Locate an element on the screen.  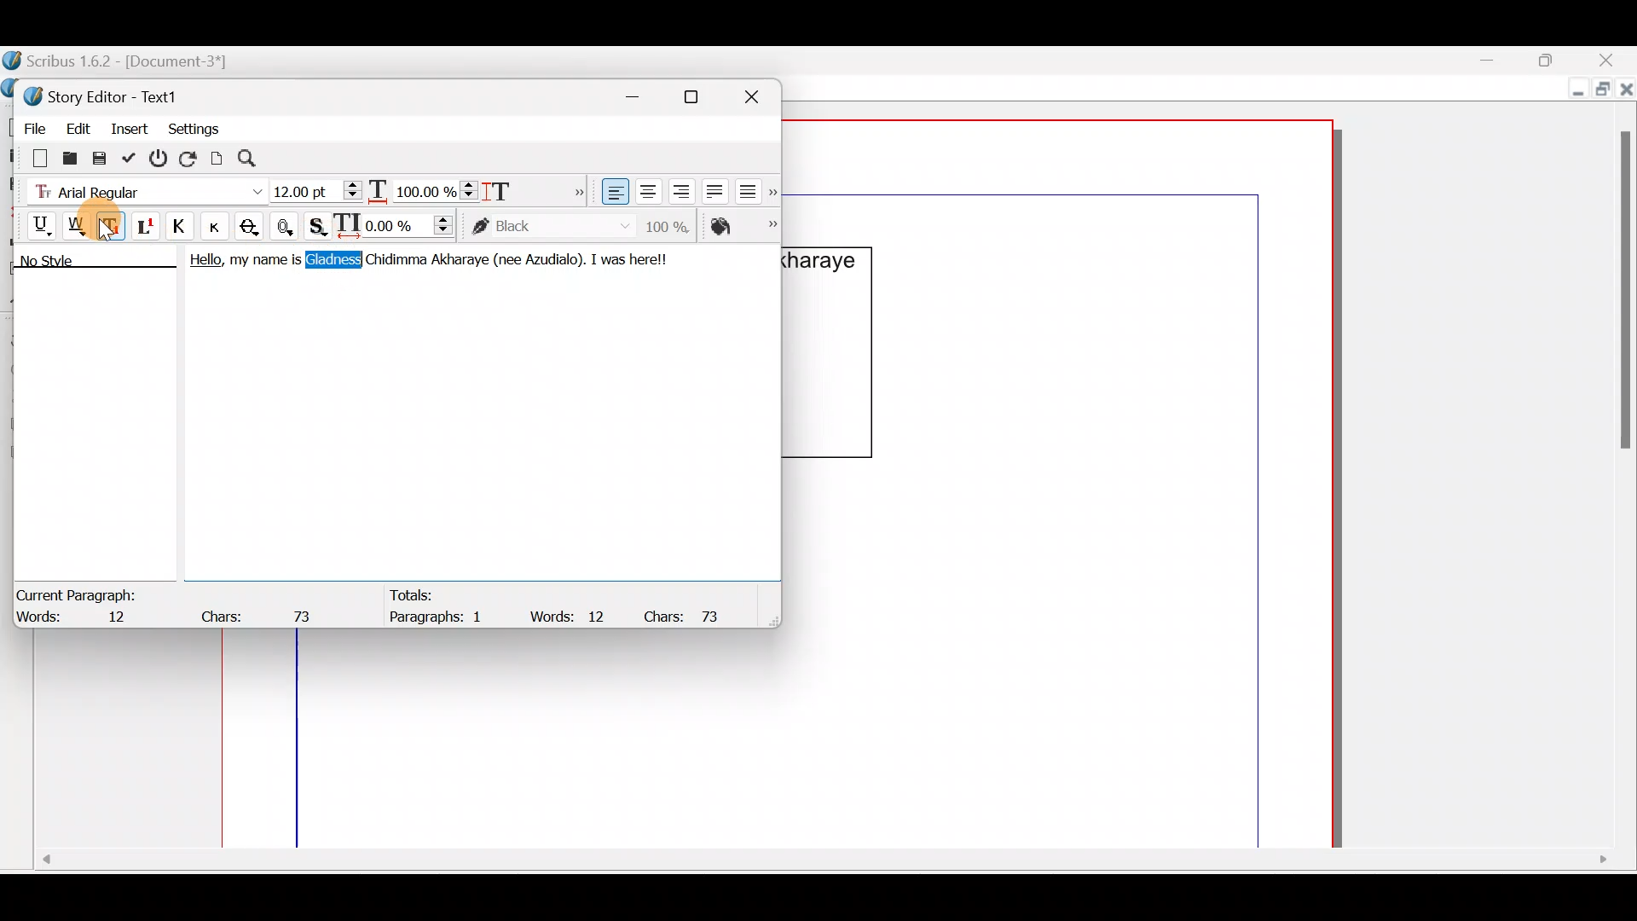
Minimize is located at coordinates (1500, 61).